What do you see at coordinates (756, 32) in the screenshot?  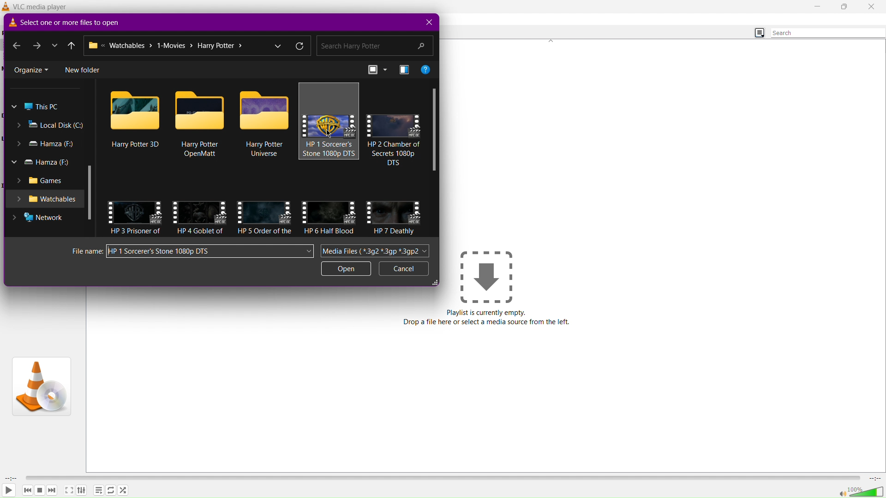 I see `Toggle Playlist view` at bounding box center [756, 32].